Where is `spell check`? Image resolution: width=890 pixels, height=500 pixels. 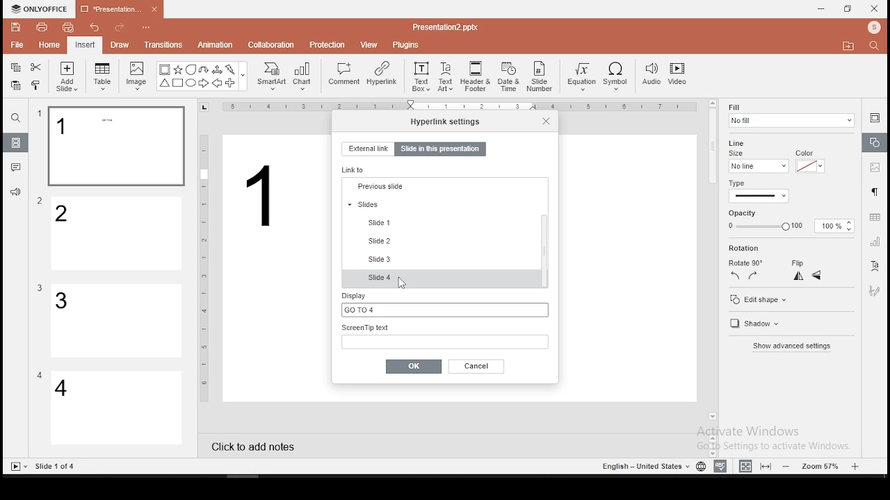 spell check is located at coordinates (720, 466).